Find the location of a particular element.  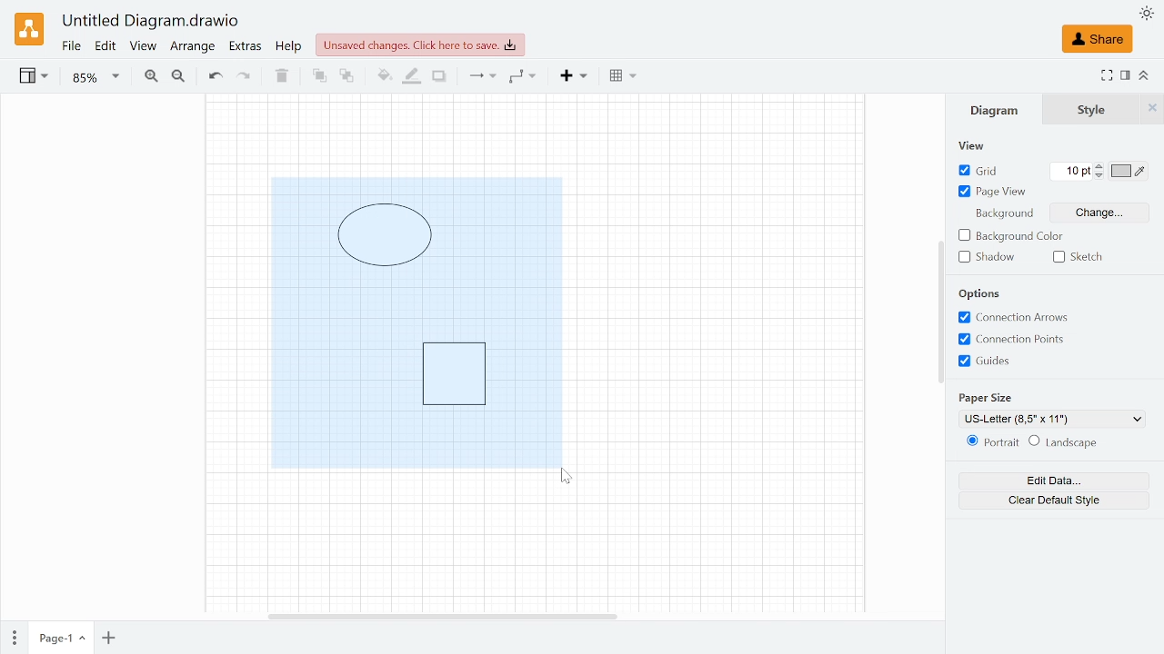

Insert is located at coordinates (575, 76).